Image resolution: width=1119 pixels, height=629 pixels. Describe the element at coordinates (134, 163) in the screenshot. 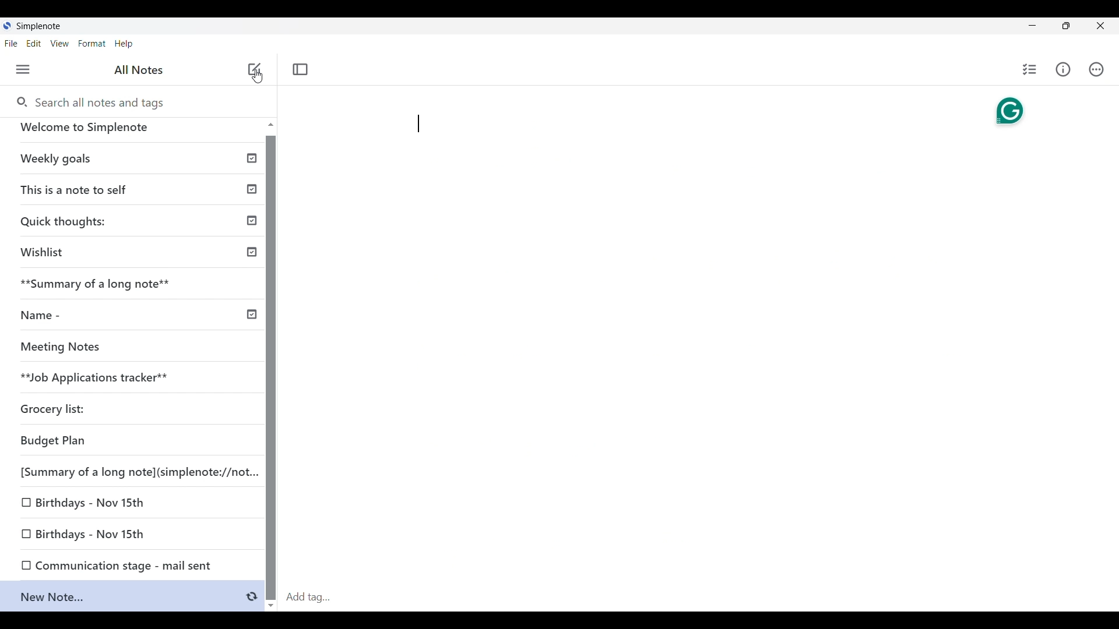

I see `Published note indicated by check icon` at that location.